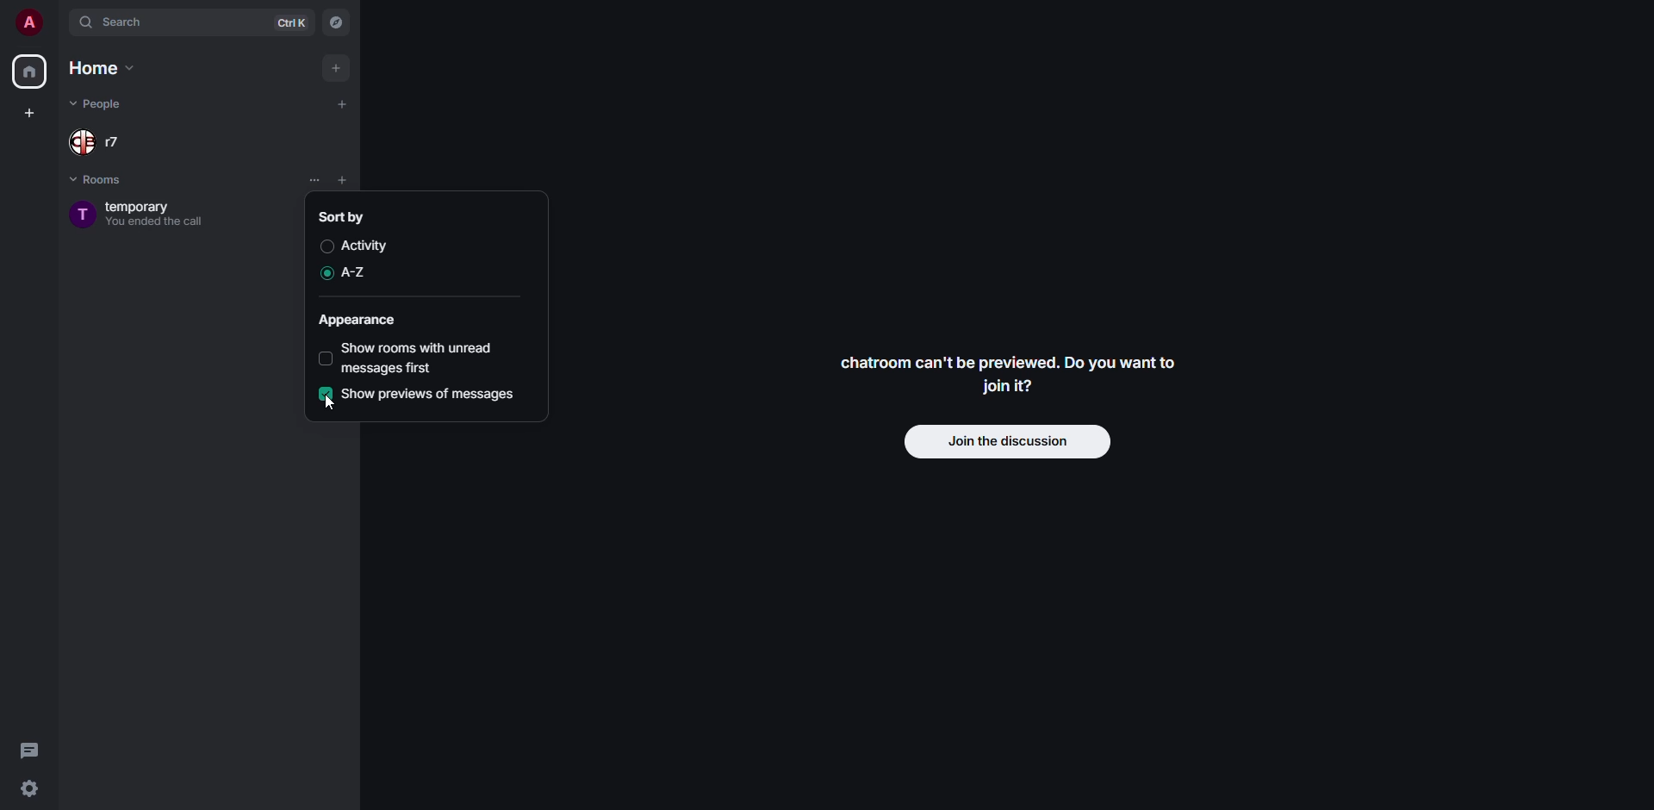 This screenshot has width=1654, height=810. Describe the element at coordinates (339, 215) in the screenshot. I see `sort by` at that location.